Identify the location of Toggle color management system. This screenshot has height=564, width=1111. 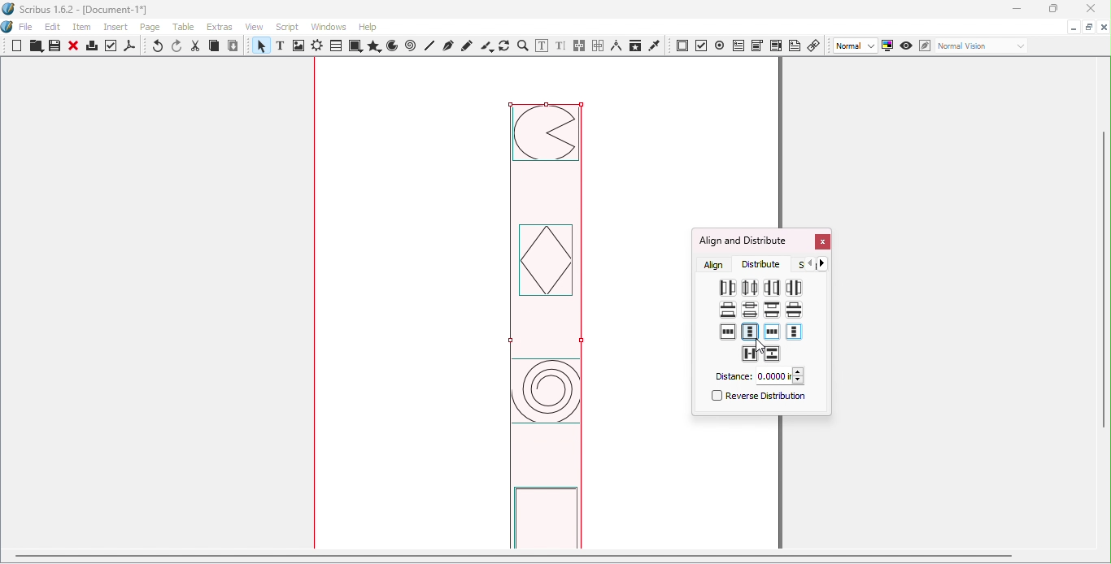
(888, 45).